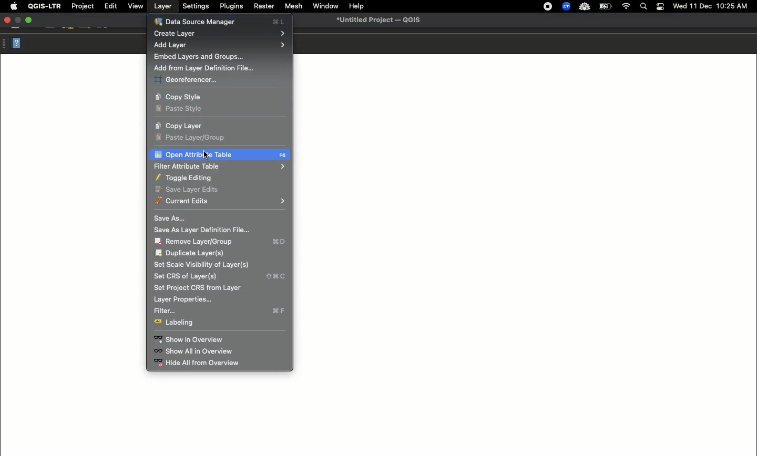 Image resolution: width=757 pixels, height=456 pixels. Describe the element at coordinates (292, 6) in the screenshot. I see `Mesh` at that location.